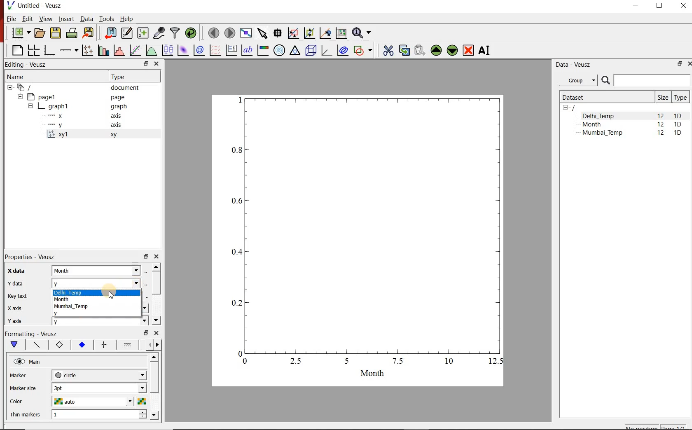 This screenshot has height=430, width=692. Describe the element at coordinates (363, 51) in the screenshot. I see `add a shape to the plot` at that location.